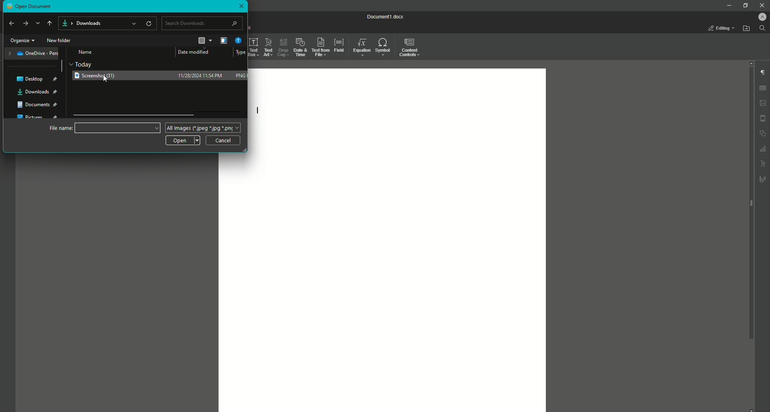  I want to click on help, so click(238, 40).